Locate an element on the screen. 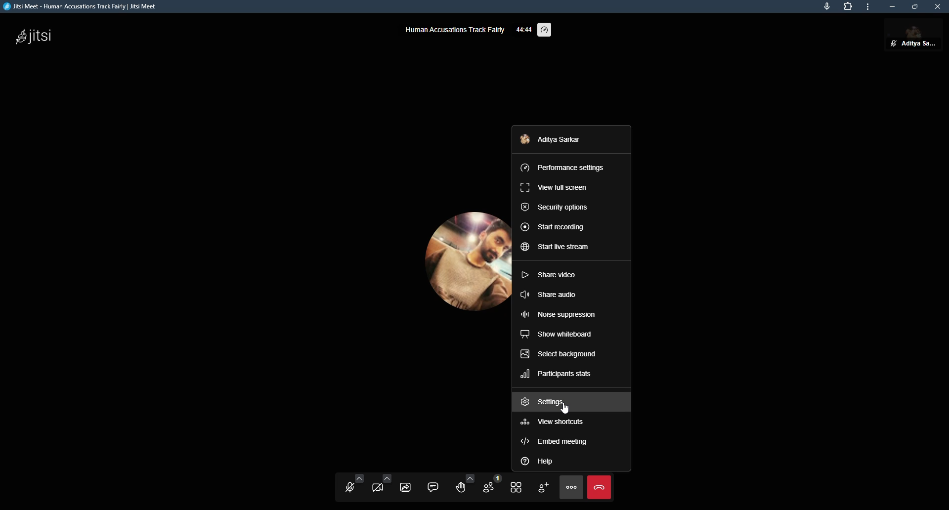  minimize is located at coordinates (892, 6).